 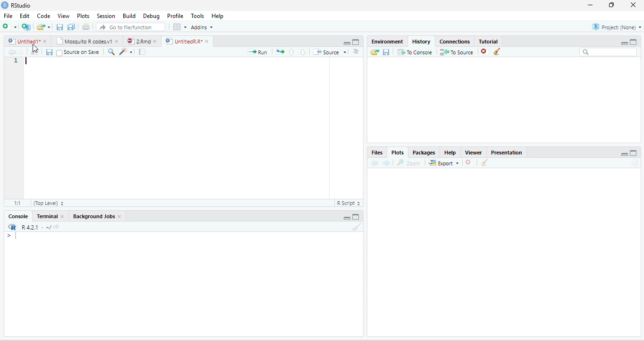 What do you see at coordinates (387, 42) in the screenshot?
I see `Environment` at bounding box center [387, 42].